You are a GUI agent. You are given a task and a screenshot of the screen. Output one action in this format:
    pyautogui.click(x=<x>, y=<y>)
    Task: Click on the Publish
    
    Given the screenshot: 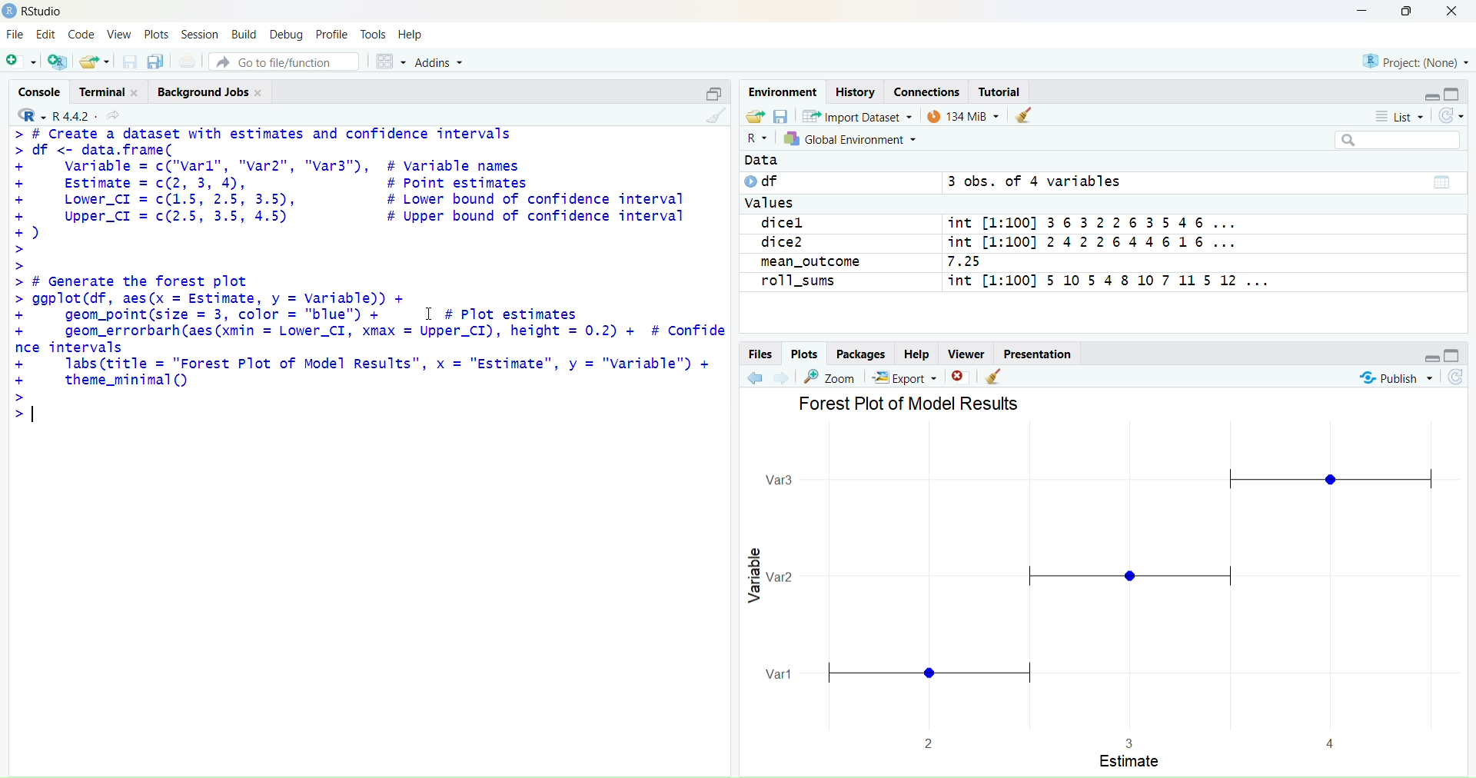 What is the action you would take?
    pyautogui.click(x=1395, y=379)
    